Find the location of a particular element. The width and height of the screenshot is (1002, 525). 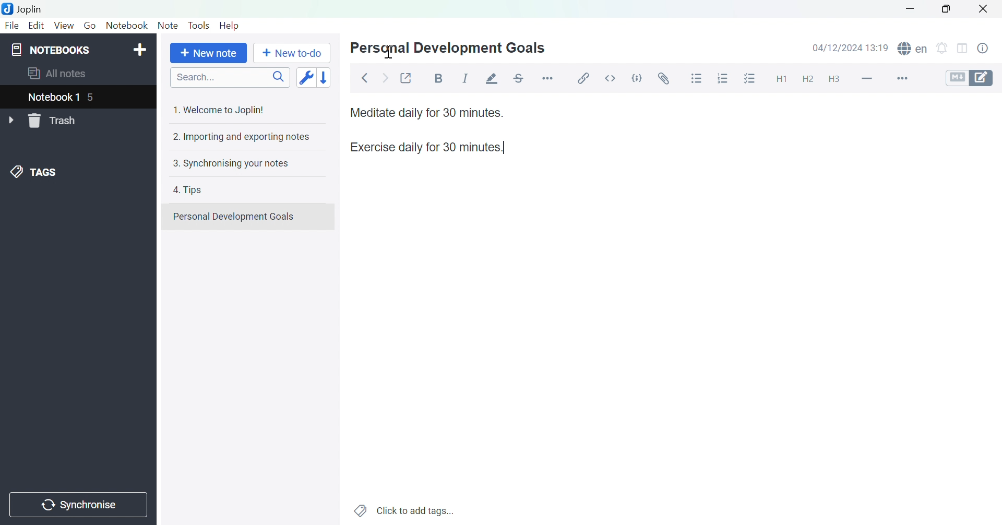

Restore Down is located at coordinates (947, 11).